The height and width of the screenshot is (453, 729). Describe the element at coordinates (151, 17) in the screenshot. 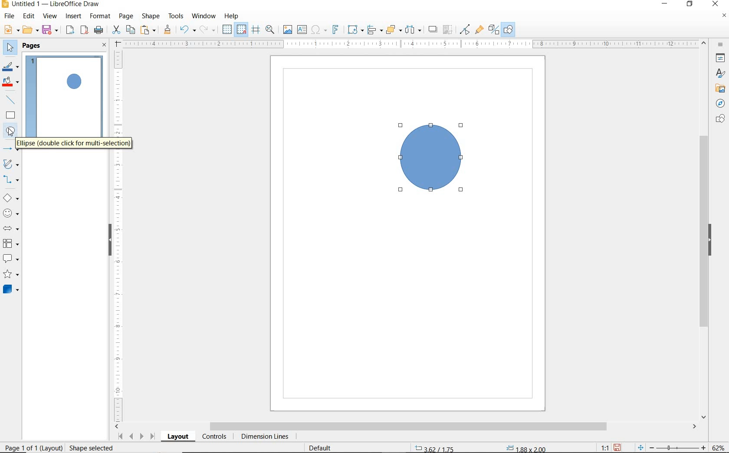

I see `SHAPE` at that location.